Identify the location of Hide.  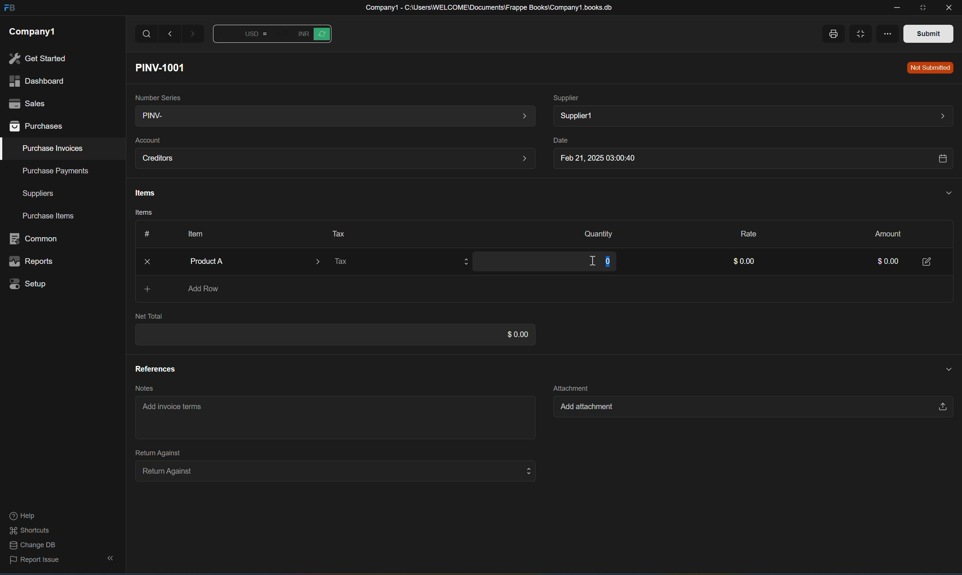
(943, 368).